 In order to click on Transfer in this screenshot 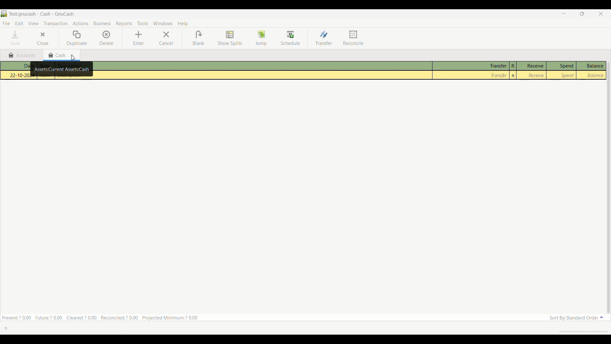, I will do `click(324, 38)`.